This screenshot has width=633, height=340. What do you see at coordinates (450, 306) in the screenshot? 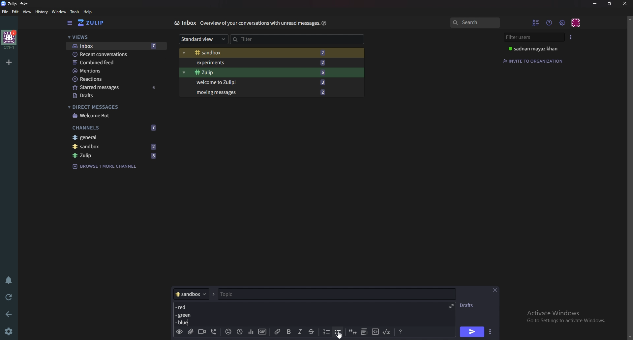
I see `expand` at bounding box center [450, 306].